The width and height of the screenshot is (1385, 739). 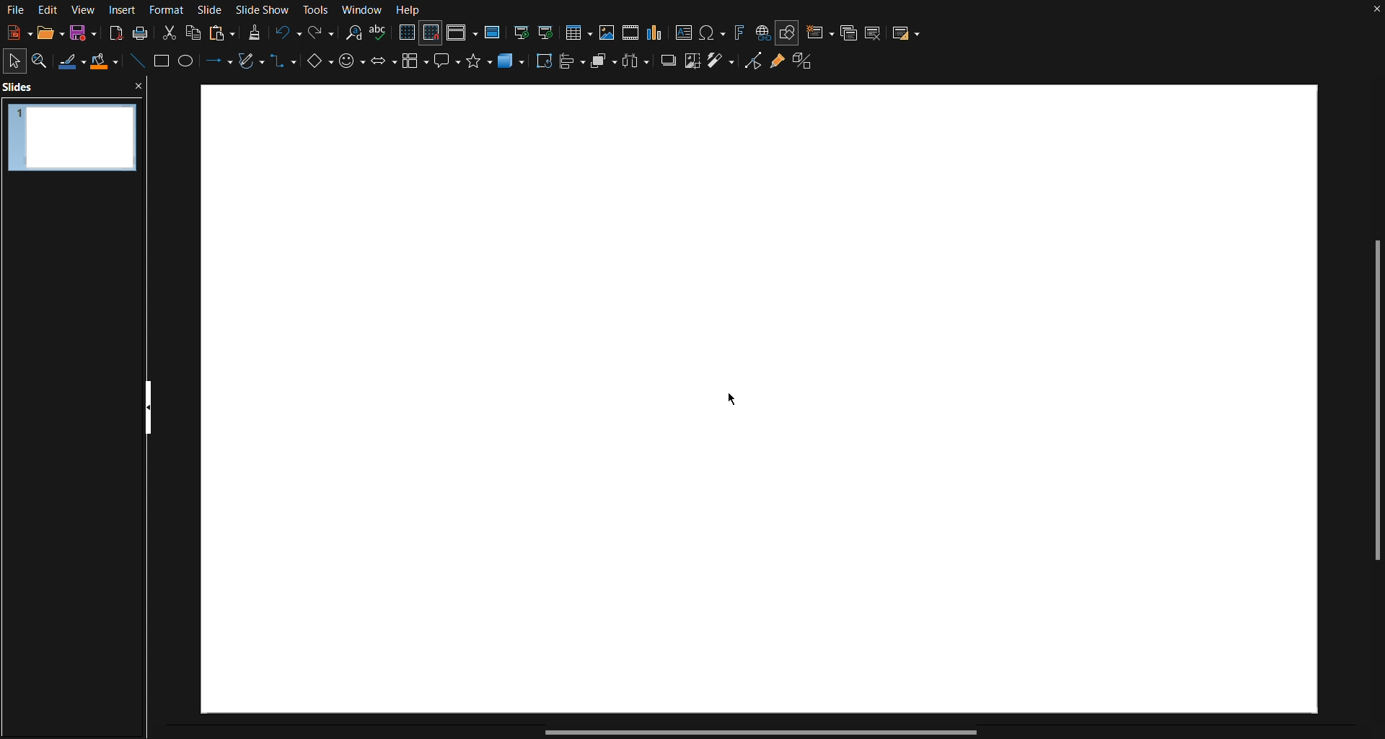 I want to click on Start from current slide, so click(x=550, y=31).